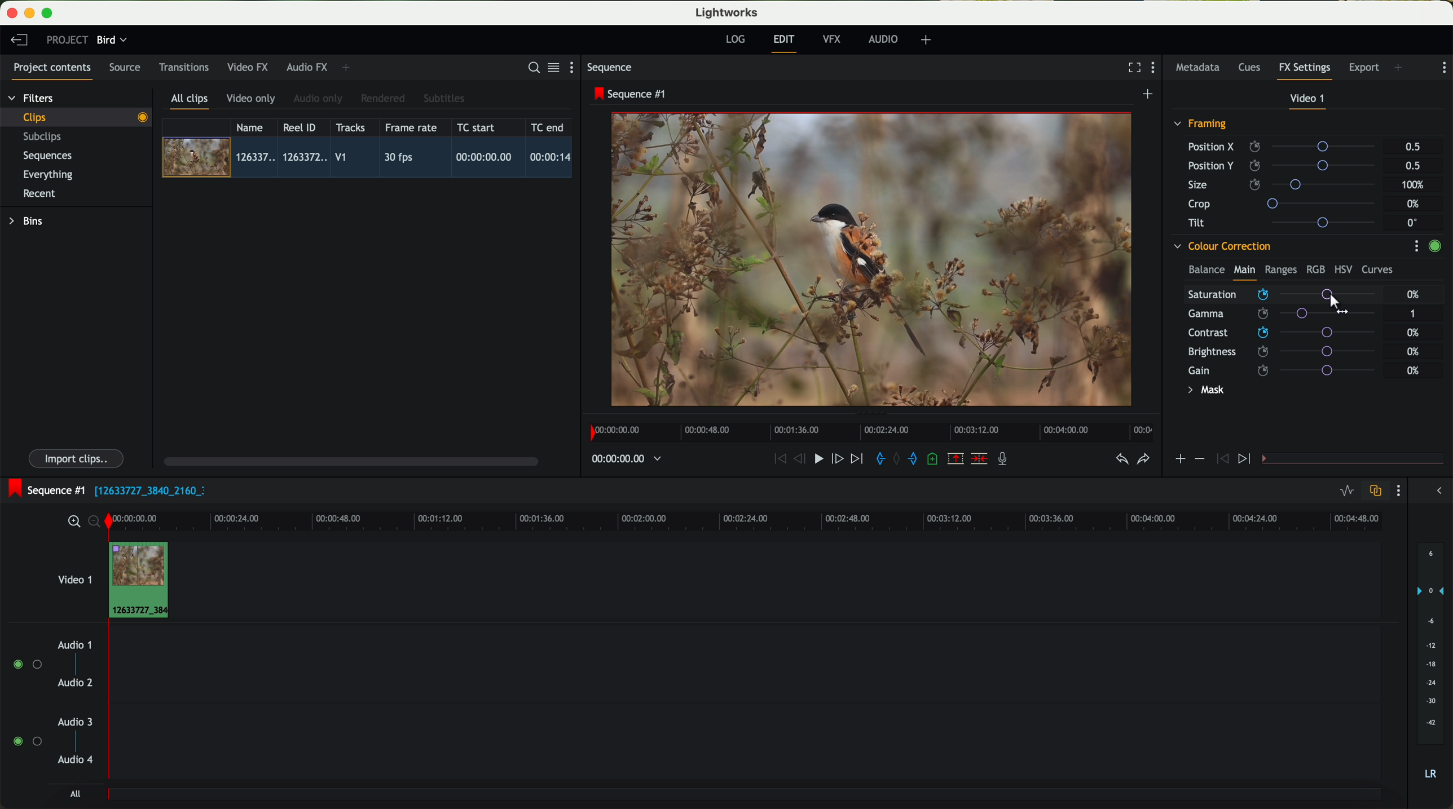 This screenshot has height=809, width=1453. I want to click on move foward, so click(856, 459).